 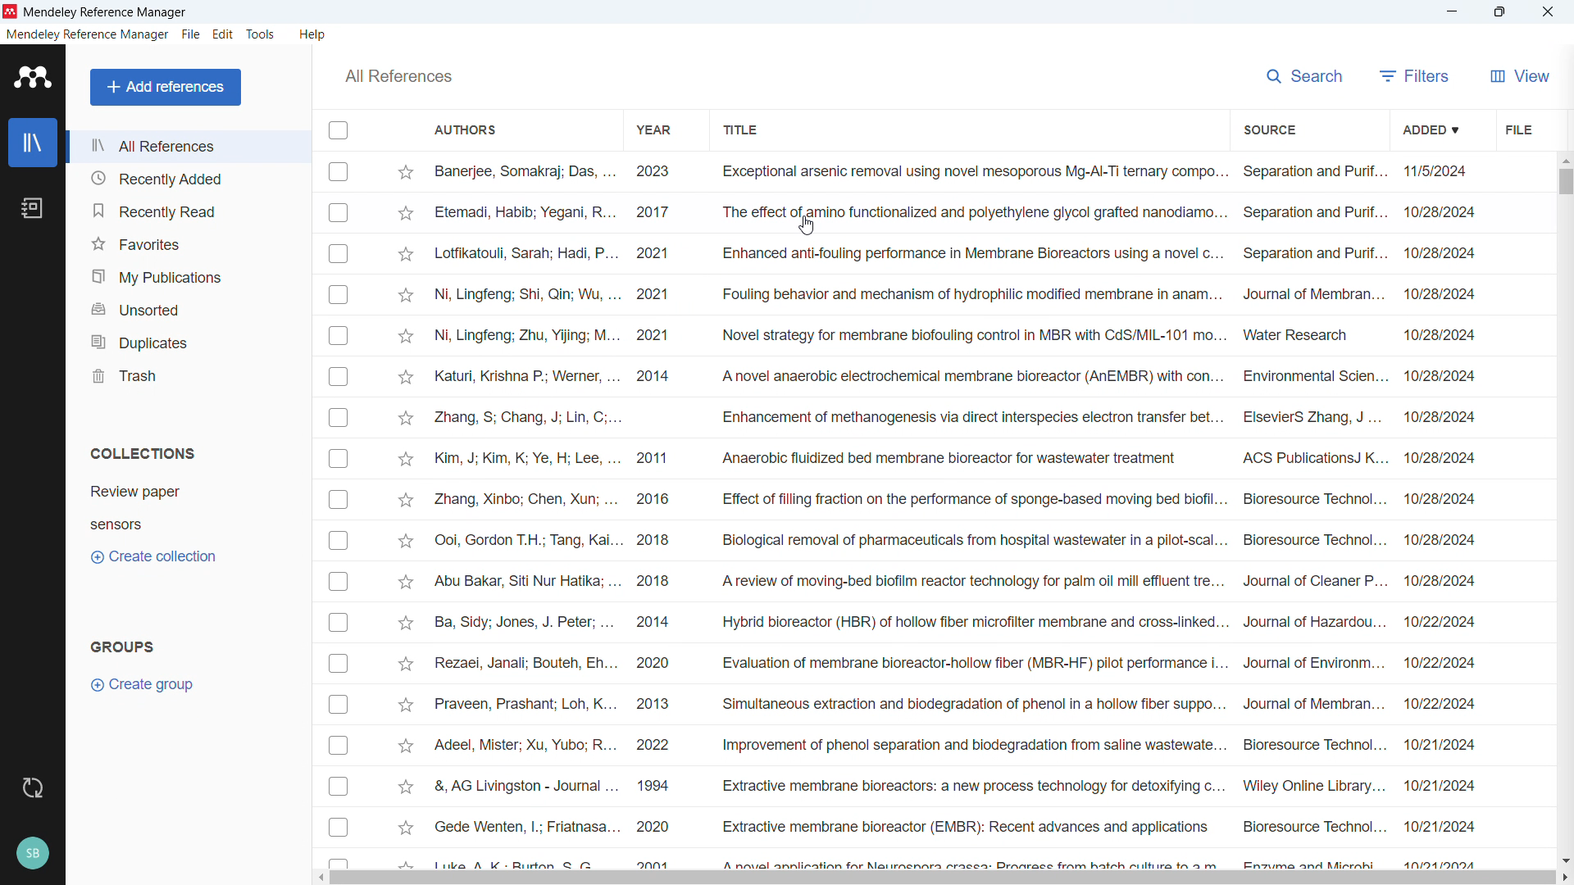 I want to click on all references, so click(x=188, y=145).